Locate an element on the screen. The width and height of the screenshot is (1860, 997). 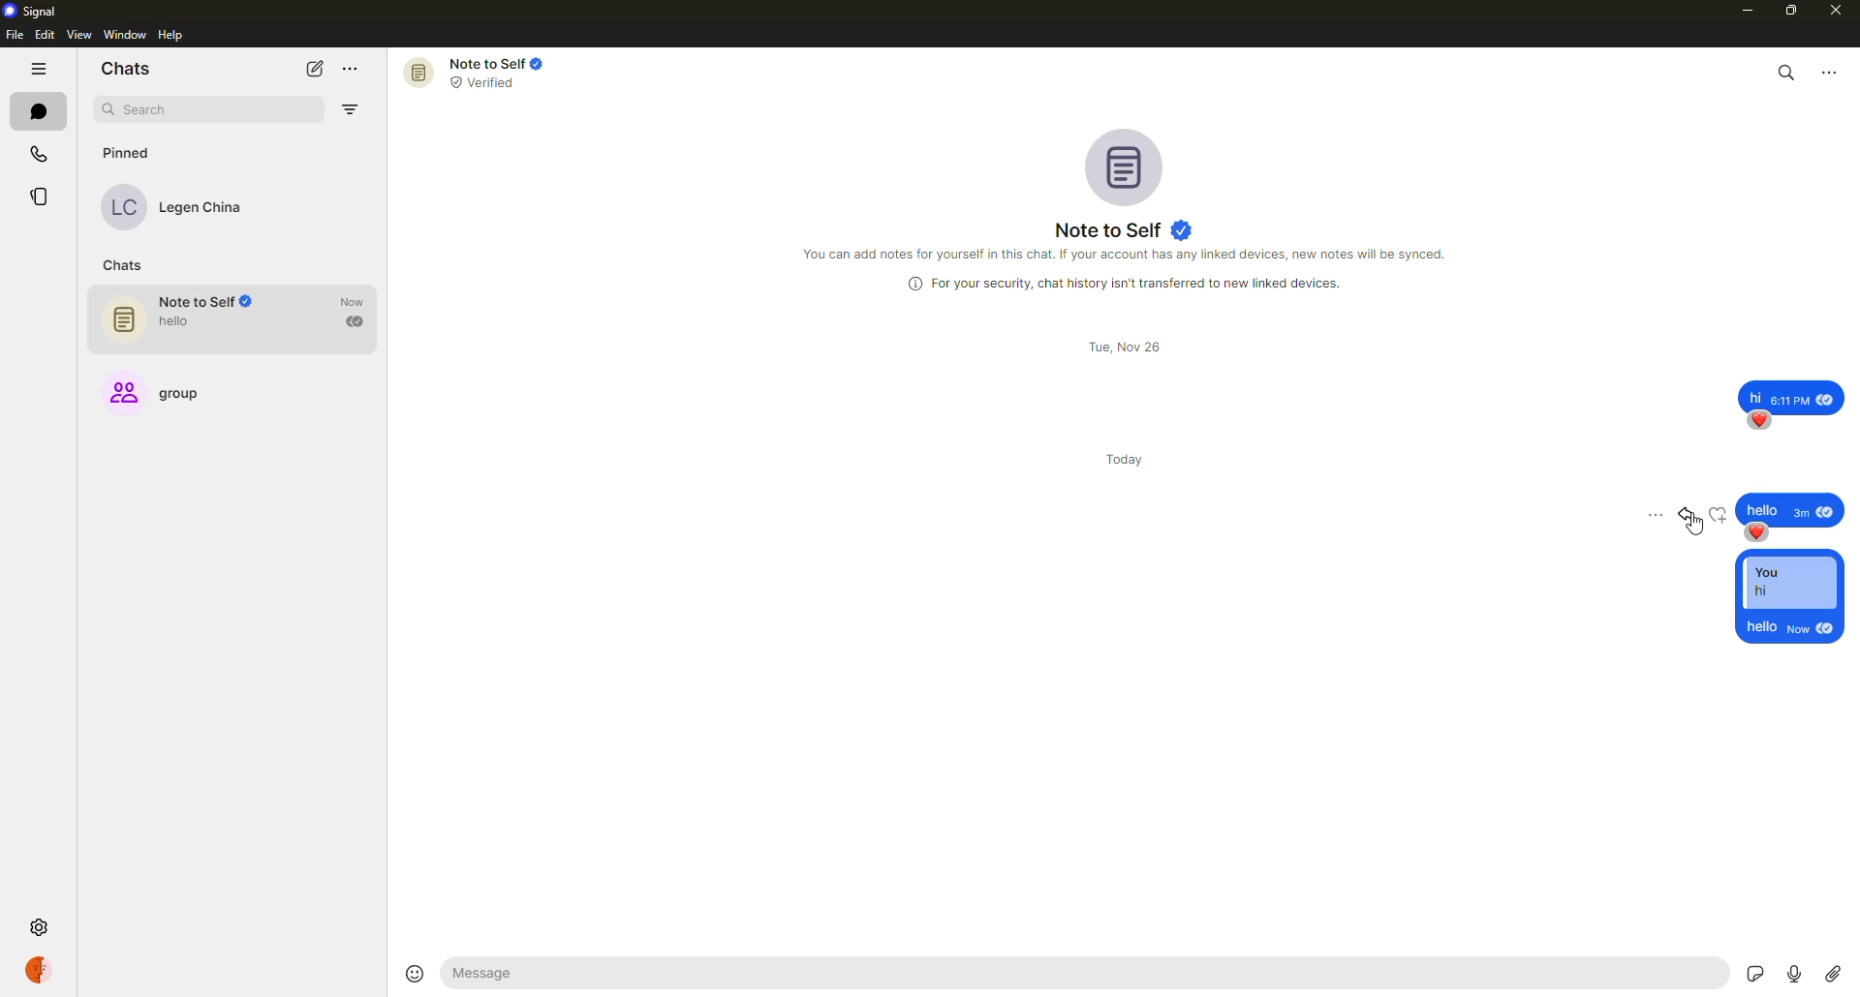
new chat is located at coordinates (315, 68).